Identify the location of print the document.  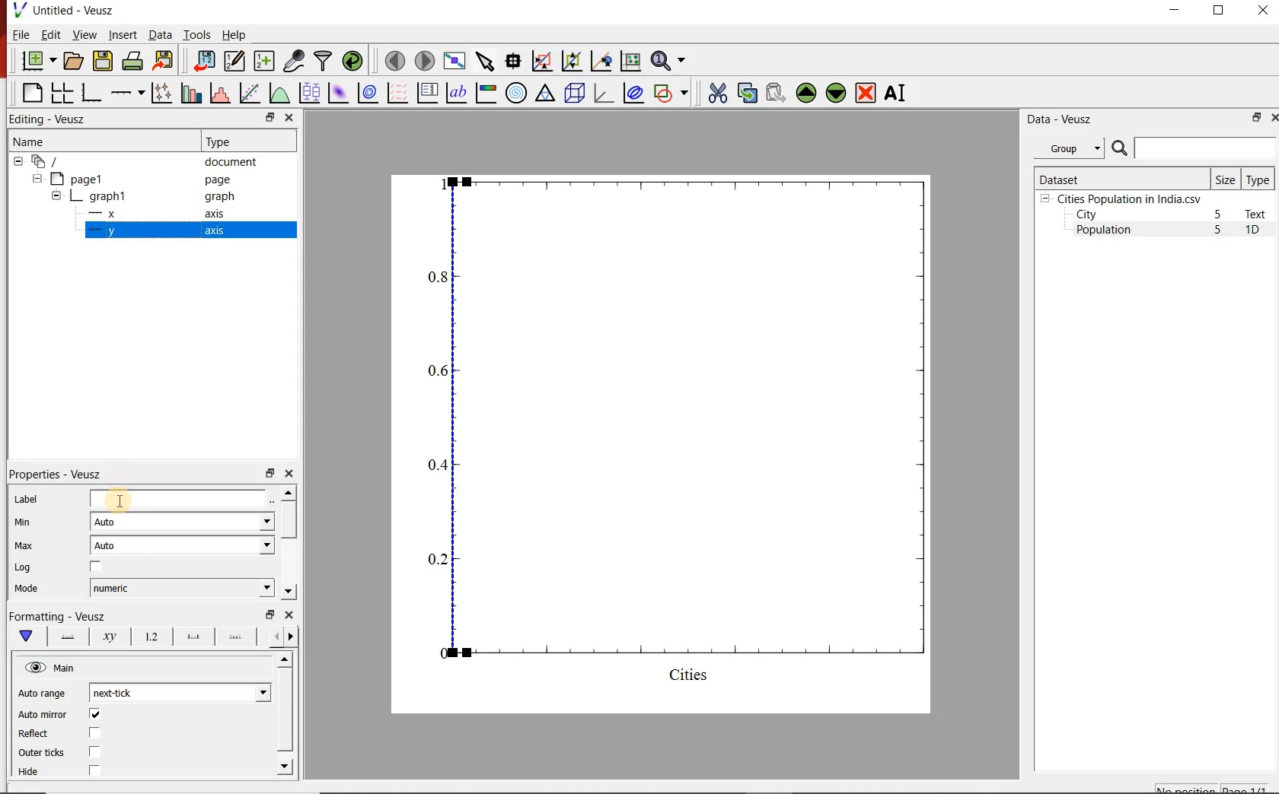
(132, 62).